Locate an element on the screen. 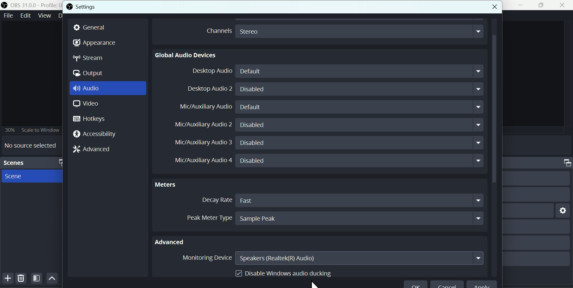 This screenshot has height=288, width=573. Scale to window is located at coordinates (41, 130).